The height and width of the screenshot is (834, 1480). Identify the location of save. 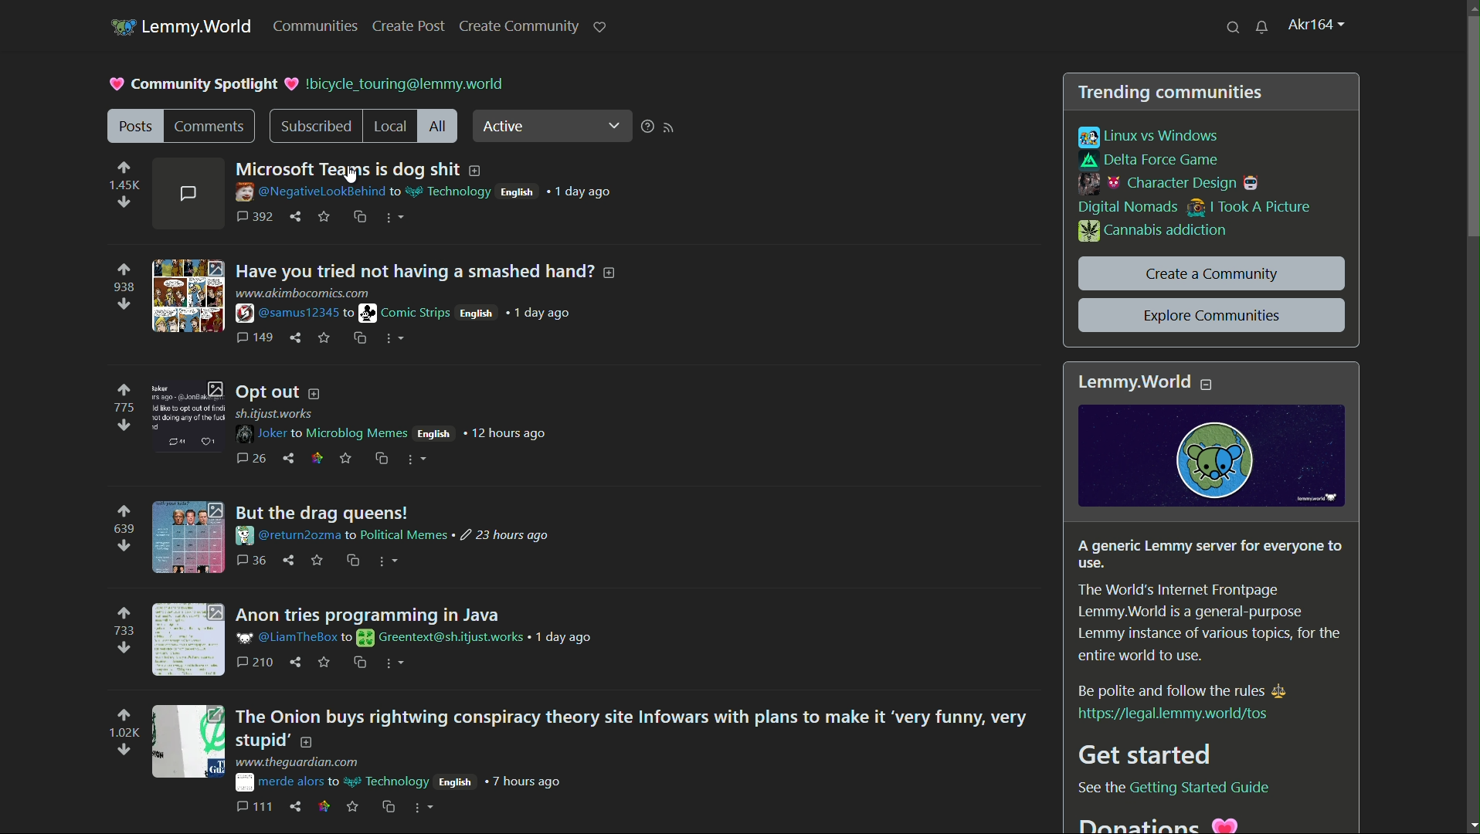
(325, 663).